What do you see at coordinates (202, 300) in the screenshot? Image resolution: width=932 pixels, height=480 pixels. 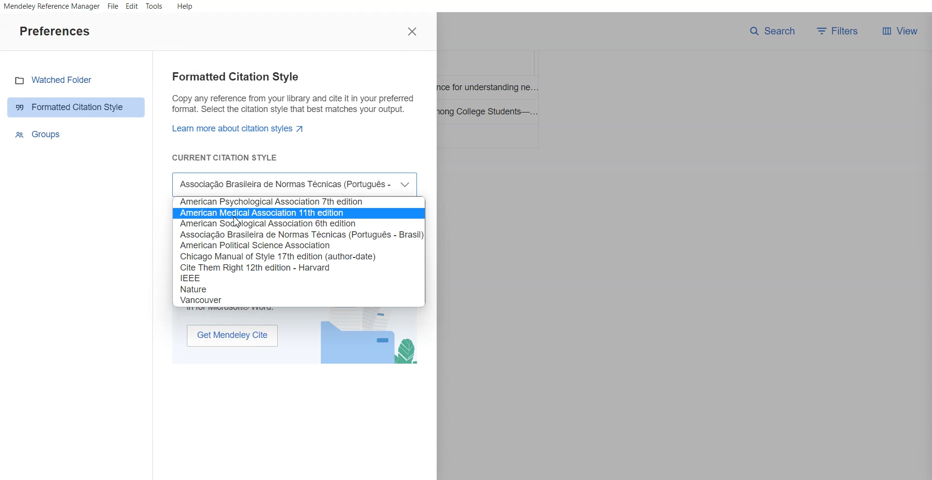 I see `Citation` at bounding box center [202, 300].